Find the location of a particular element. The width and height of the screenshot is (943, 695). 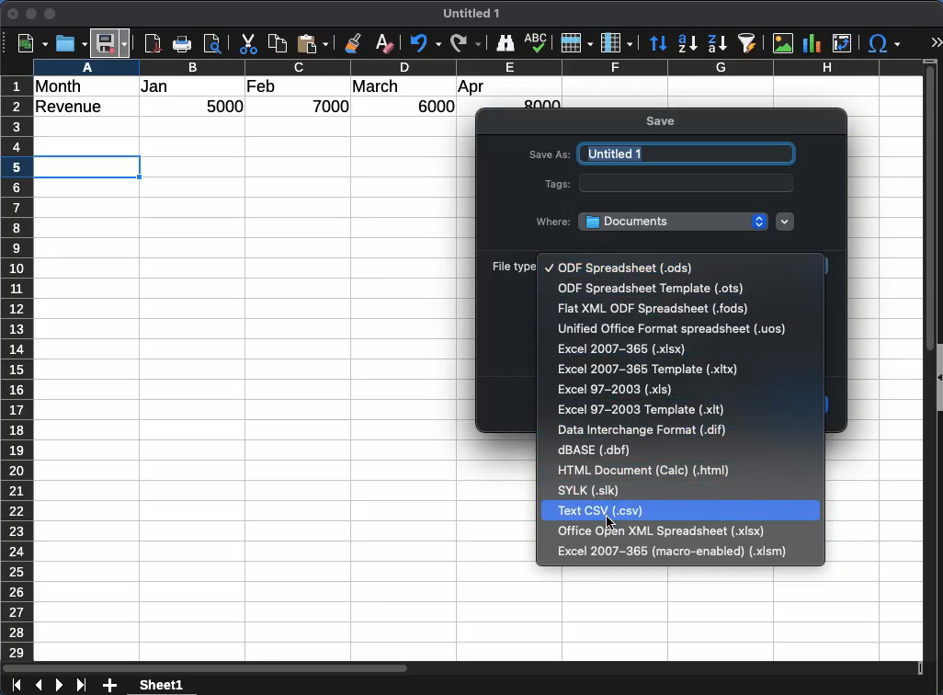

image is located at coordinates (782, 43).